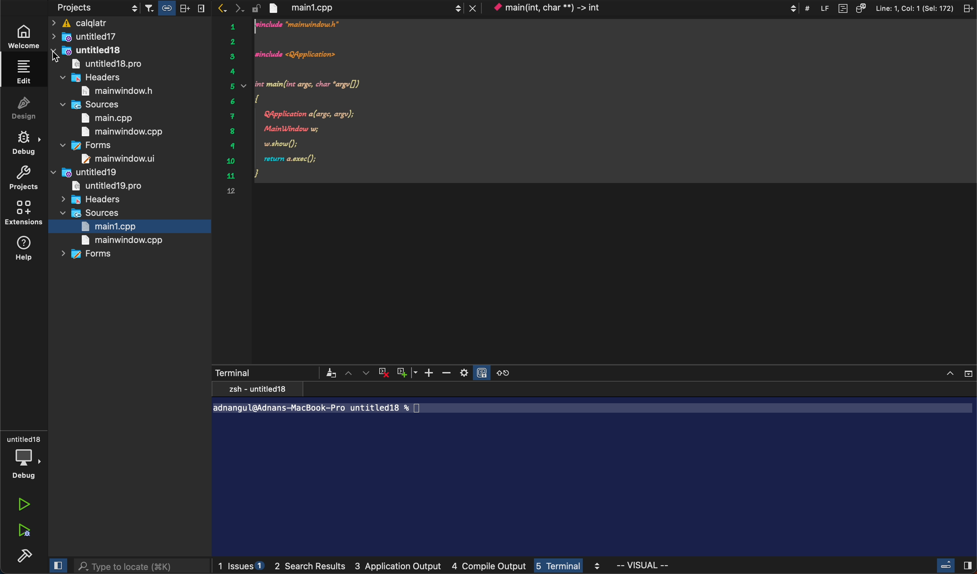 The width and height of the screenshot is (977, 574). What do you see at coordinates (949, 565) in the screenshot?
I see `close slidebar` at bounding box center [949, 565].